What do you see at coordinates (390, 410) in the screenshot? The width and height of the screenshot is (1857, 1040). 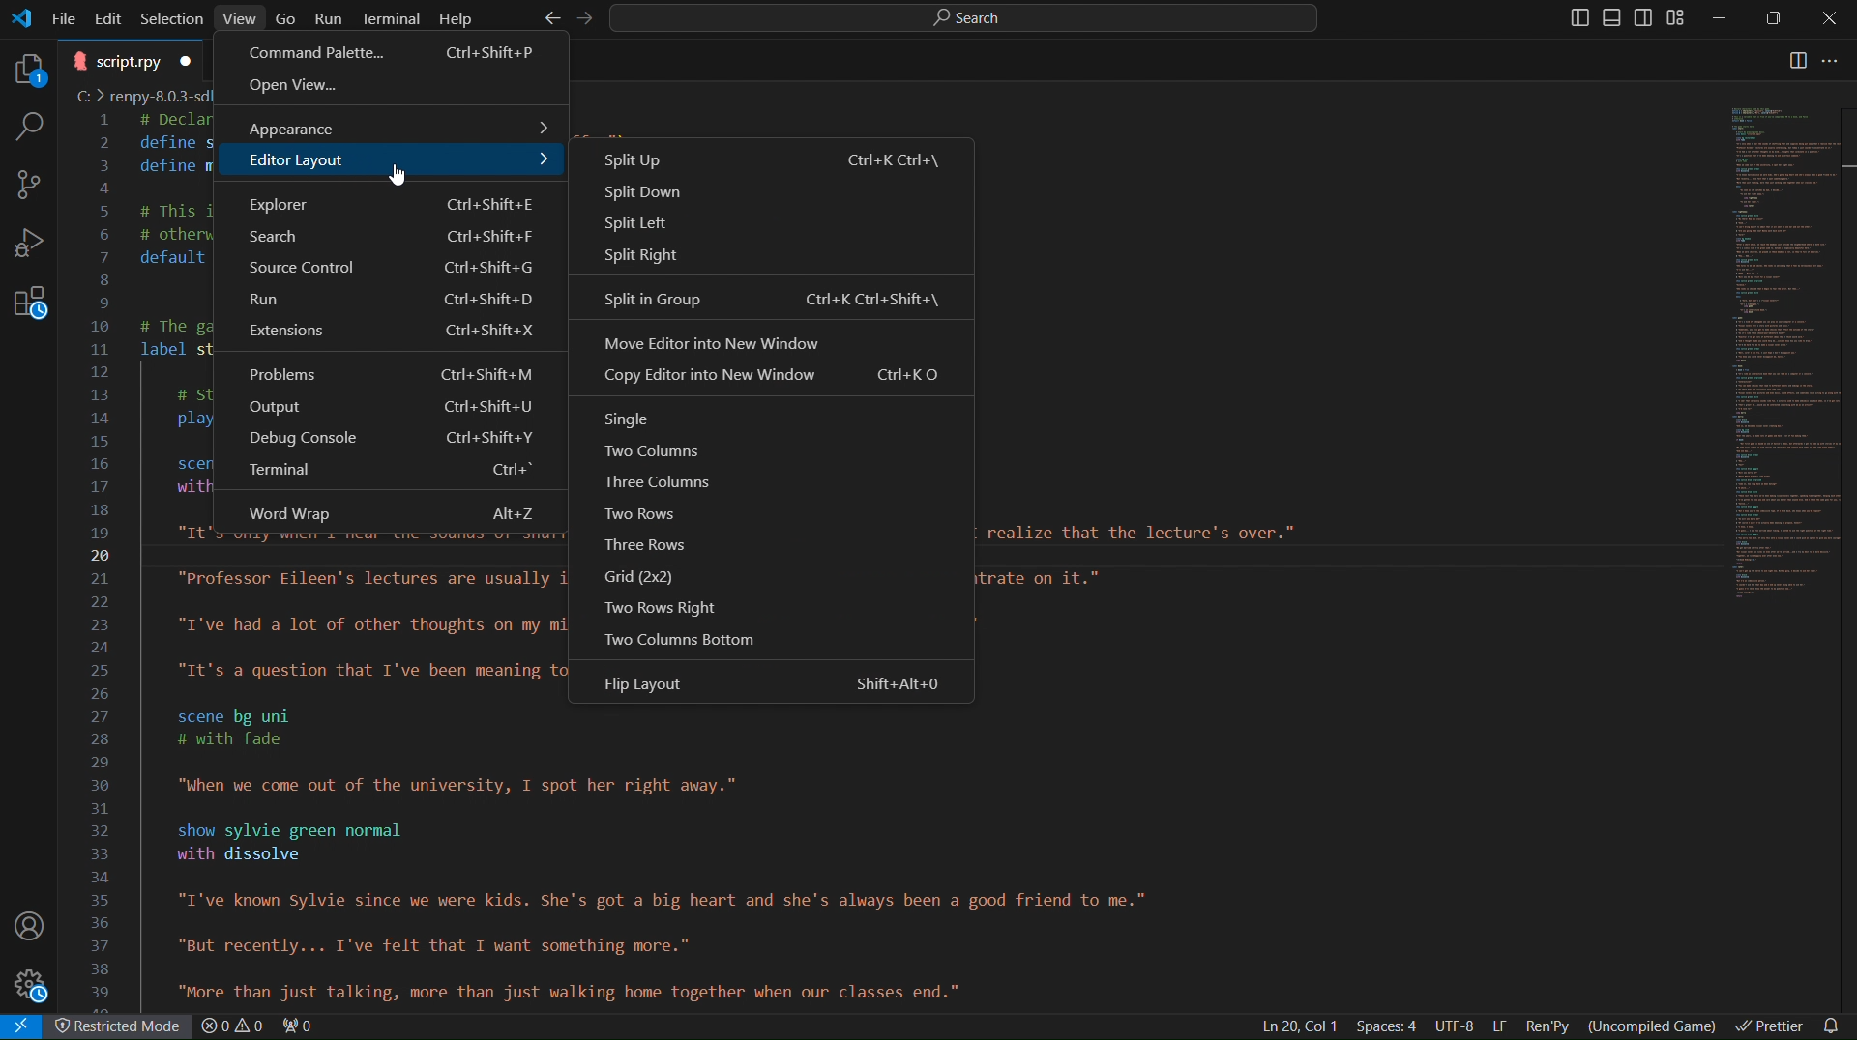 I see `Output   ctrl+shift+U` at bounding box center [390, 410].